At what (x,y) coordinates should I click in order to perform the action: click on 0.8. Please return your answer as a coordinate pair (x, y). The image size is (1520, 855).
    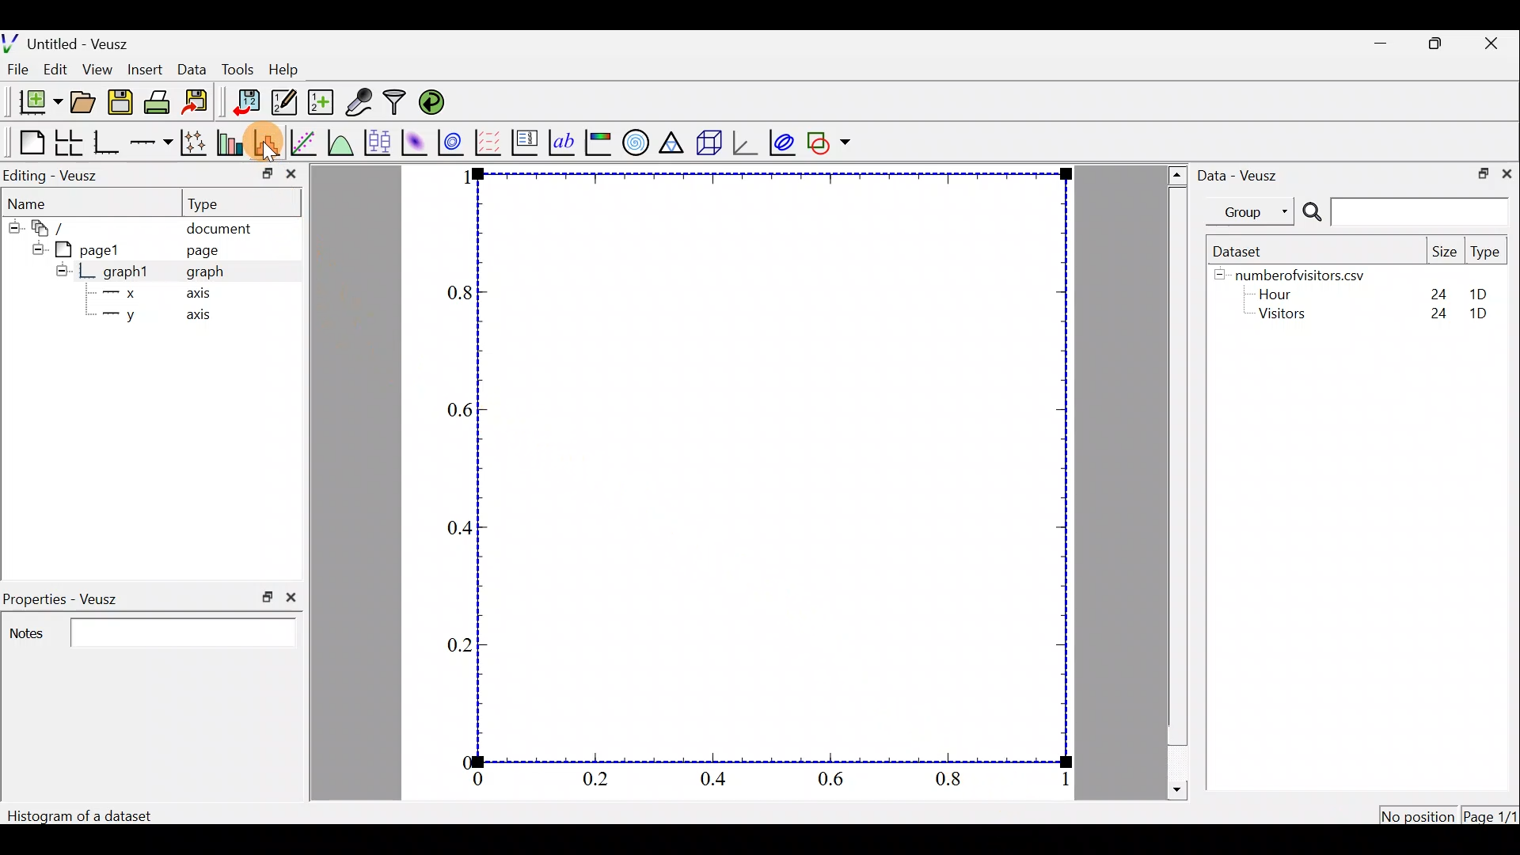
    Looking at the image, I should click on (944, 781).